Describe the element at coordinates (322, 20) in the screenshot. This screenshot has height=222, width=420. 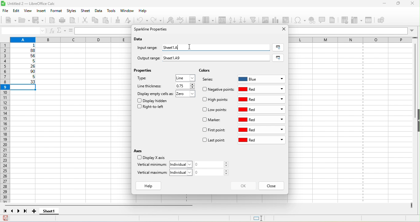
I see `comment` at that location.